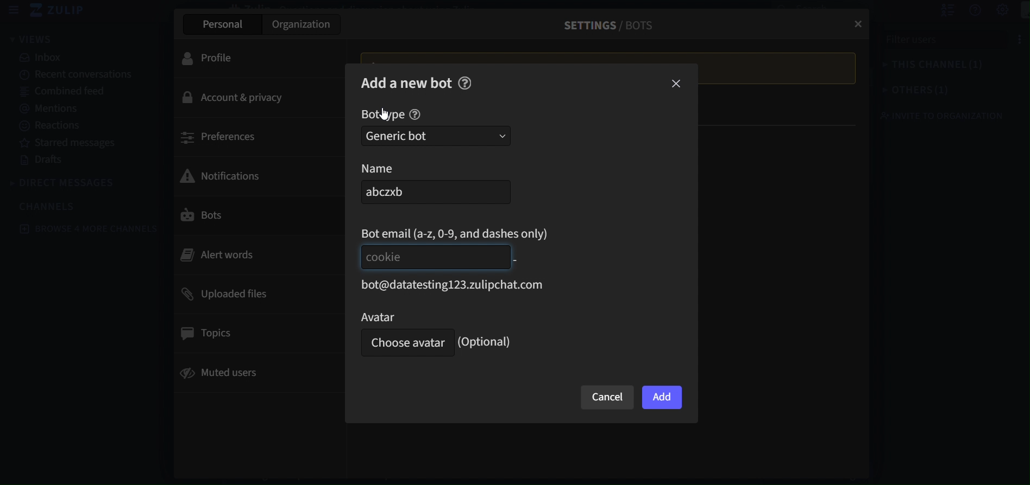  I want to click on add, so click(662, 398).